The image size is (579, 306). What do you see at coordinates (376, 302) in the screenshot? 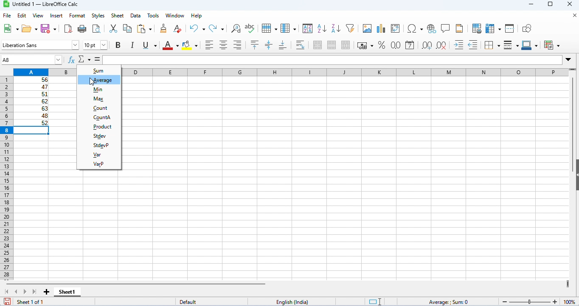
I see `standard selection` at bounding box center [376, 302].